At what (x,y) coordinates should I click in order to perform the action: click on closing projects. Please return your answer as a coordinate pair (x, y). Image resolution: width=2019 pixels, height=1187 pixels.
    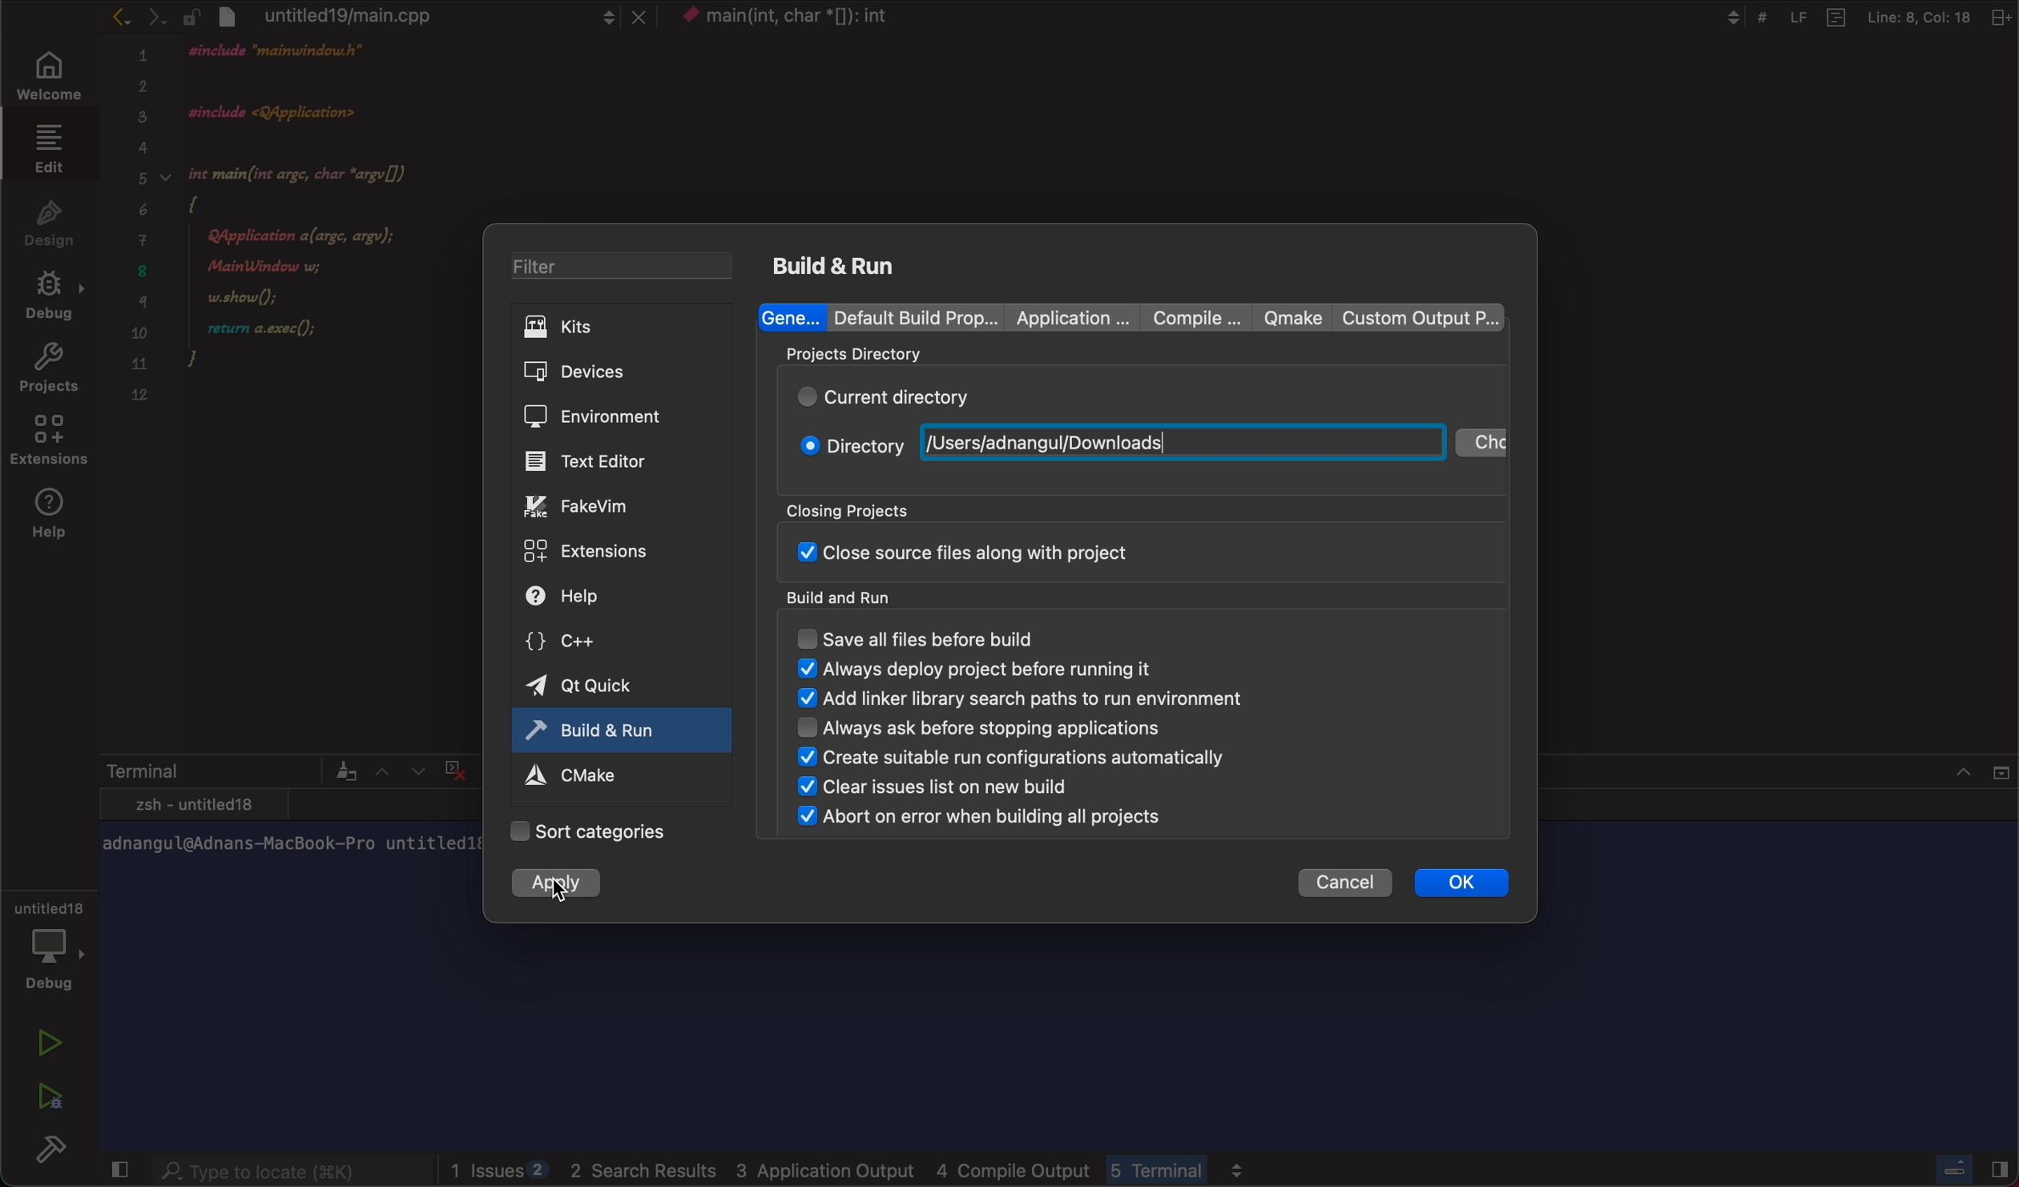
    Looking at the image, I should click on (870, 509).